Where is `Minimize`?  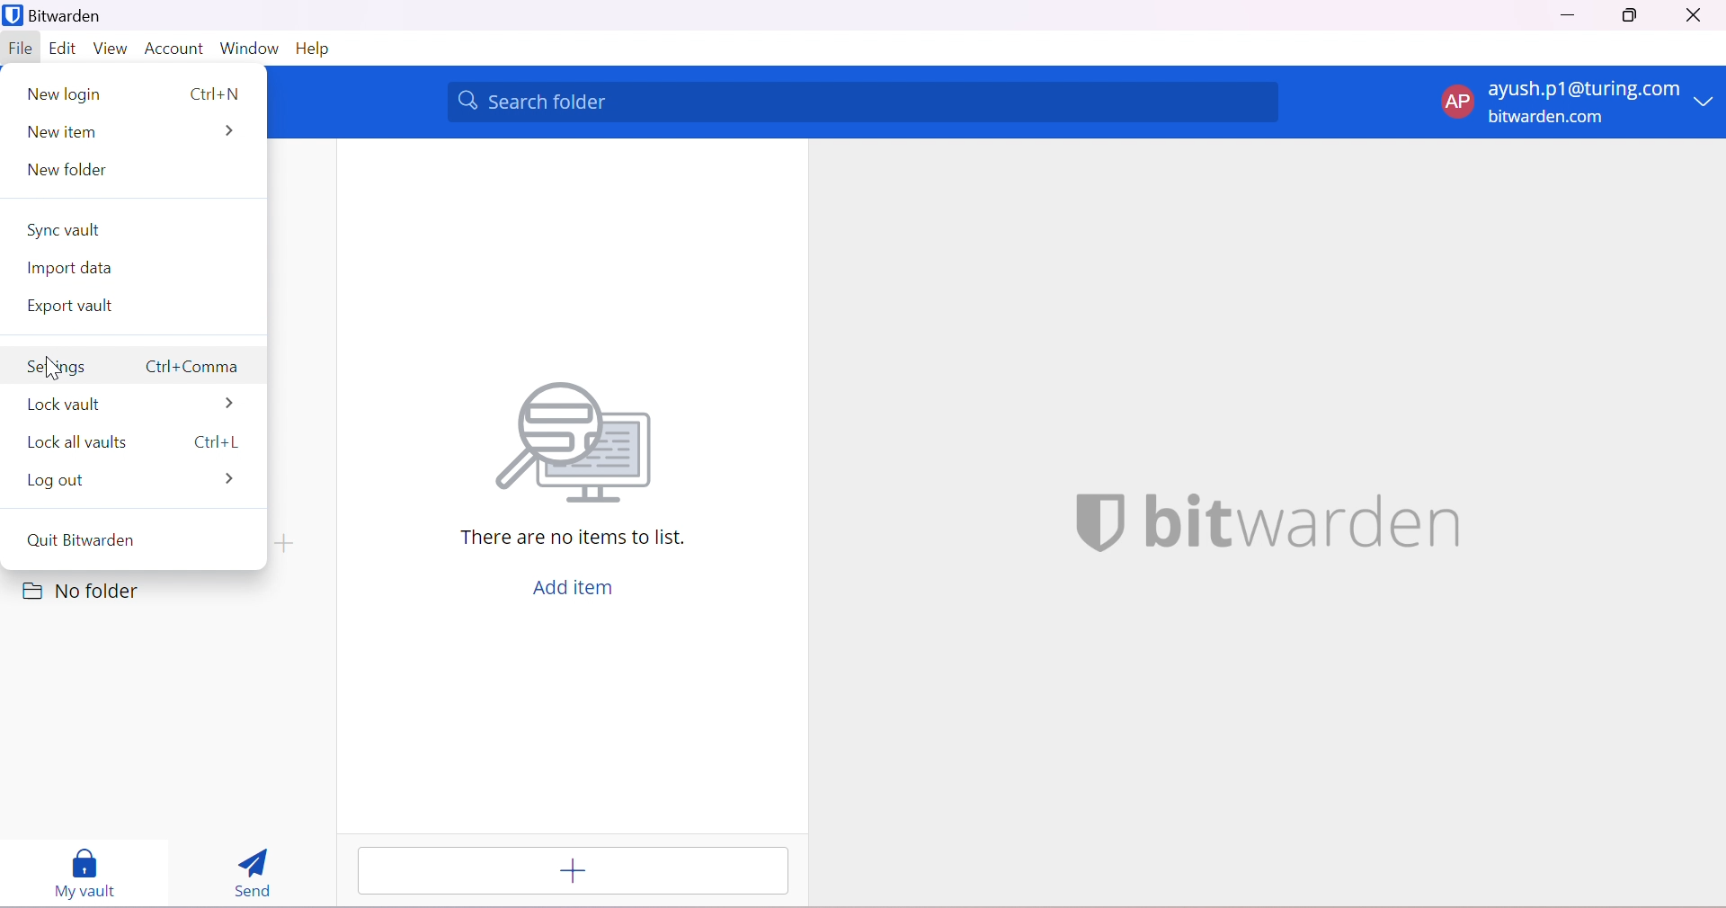 Minimize is located at coordinates (1568, 13).